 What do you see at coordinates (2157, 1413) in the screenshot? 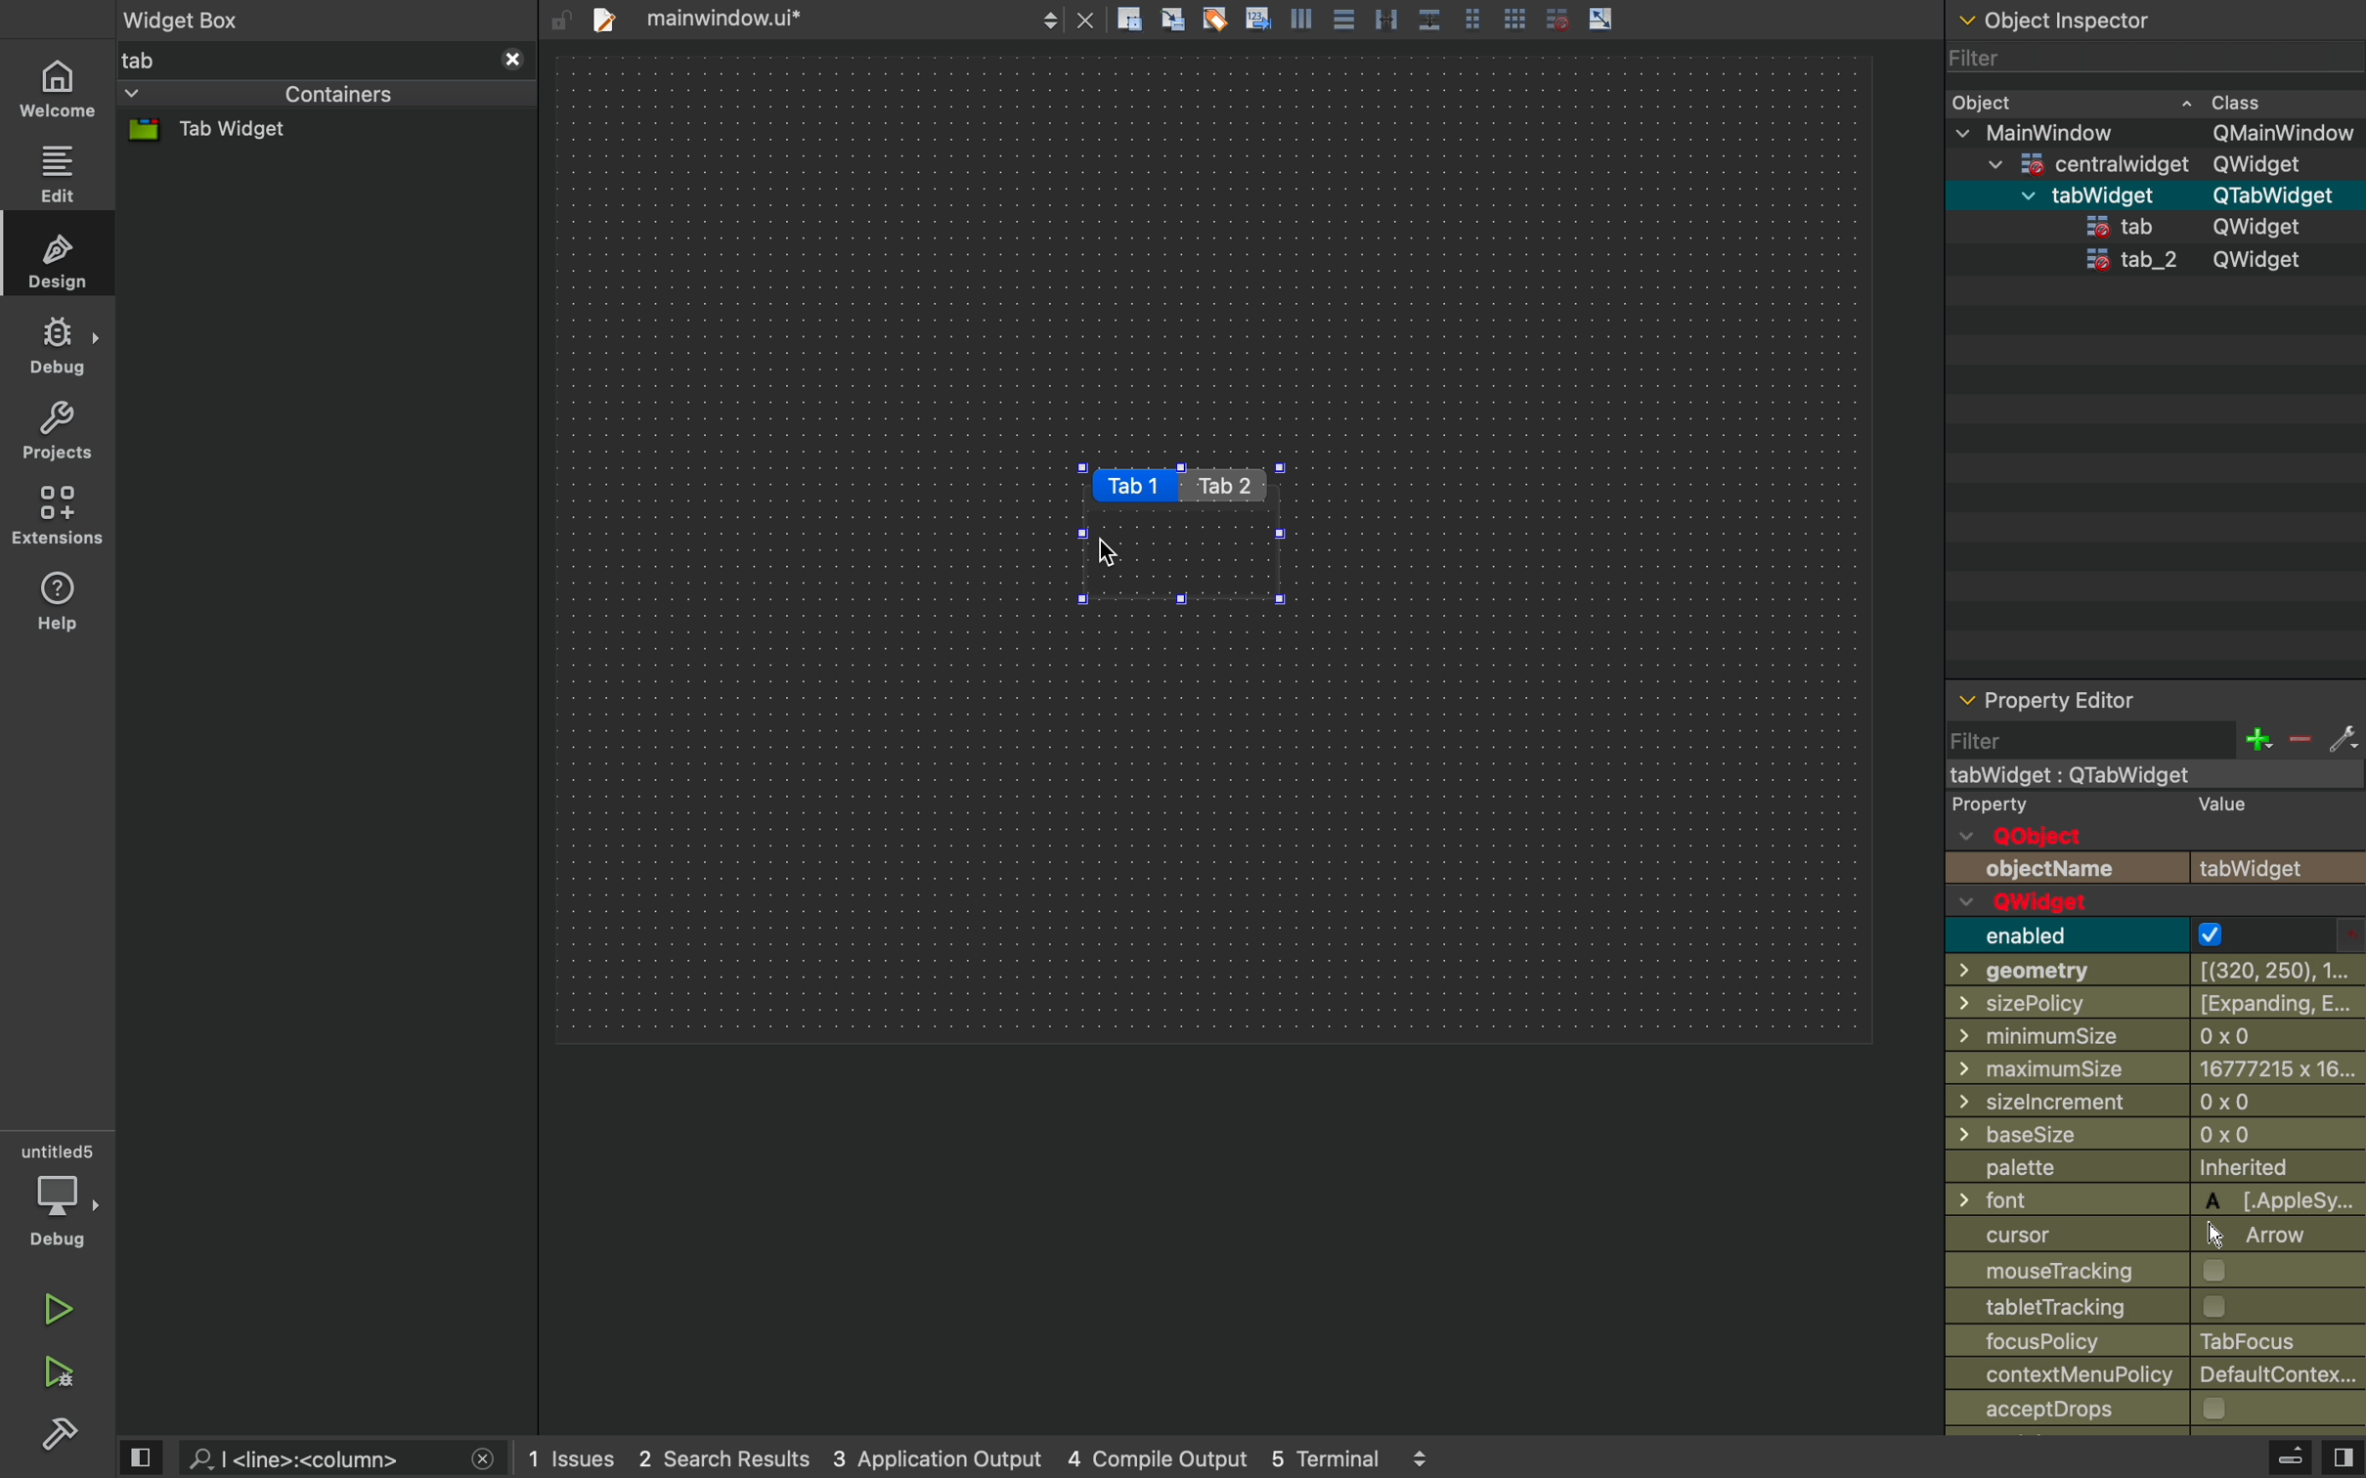
I see `accept drops` at bounding box center [2157, 1413].